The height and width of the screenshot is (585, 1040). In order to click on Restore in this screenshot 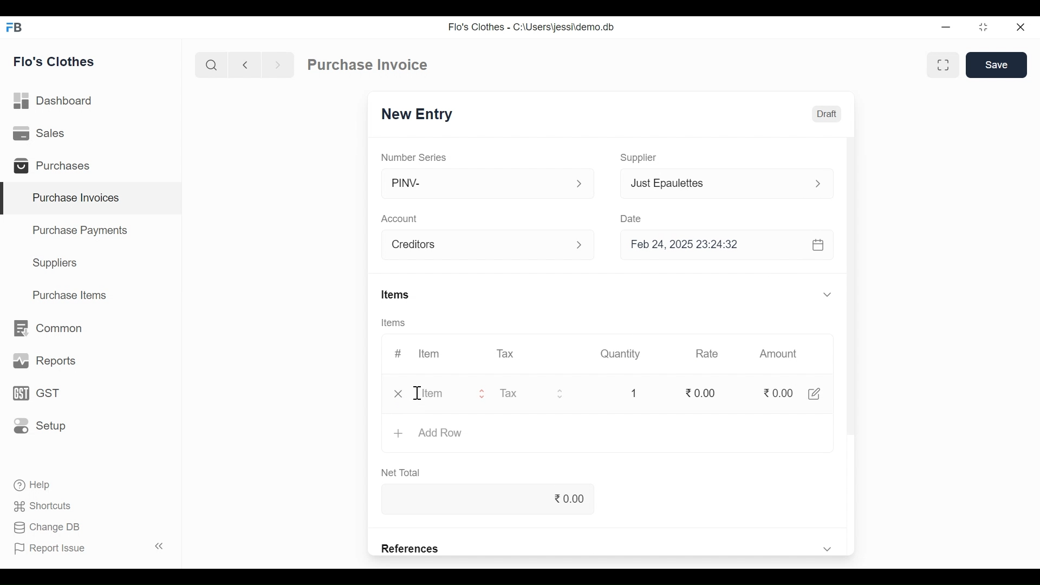, I will do `click(983, 28)`.